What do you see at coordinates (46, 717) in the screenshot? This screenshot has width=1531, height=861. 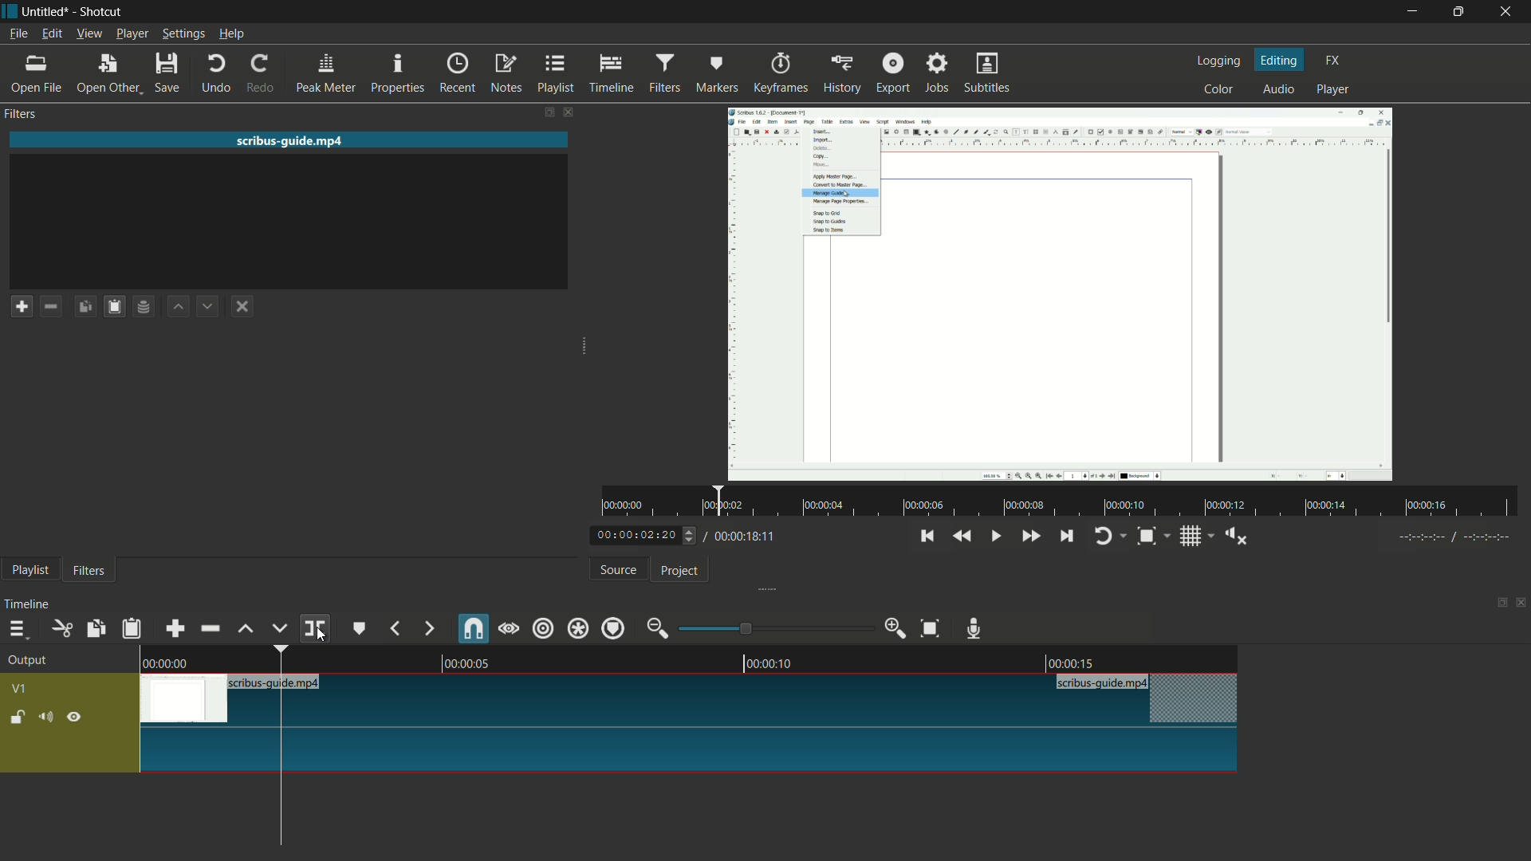 I see `mute` at bounding box center [46, 717].